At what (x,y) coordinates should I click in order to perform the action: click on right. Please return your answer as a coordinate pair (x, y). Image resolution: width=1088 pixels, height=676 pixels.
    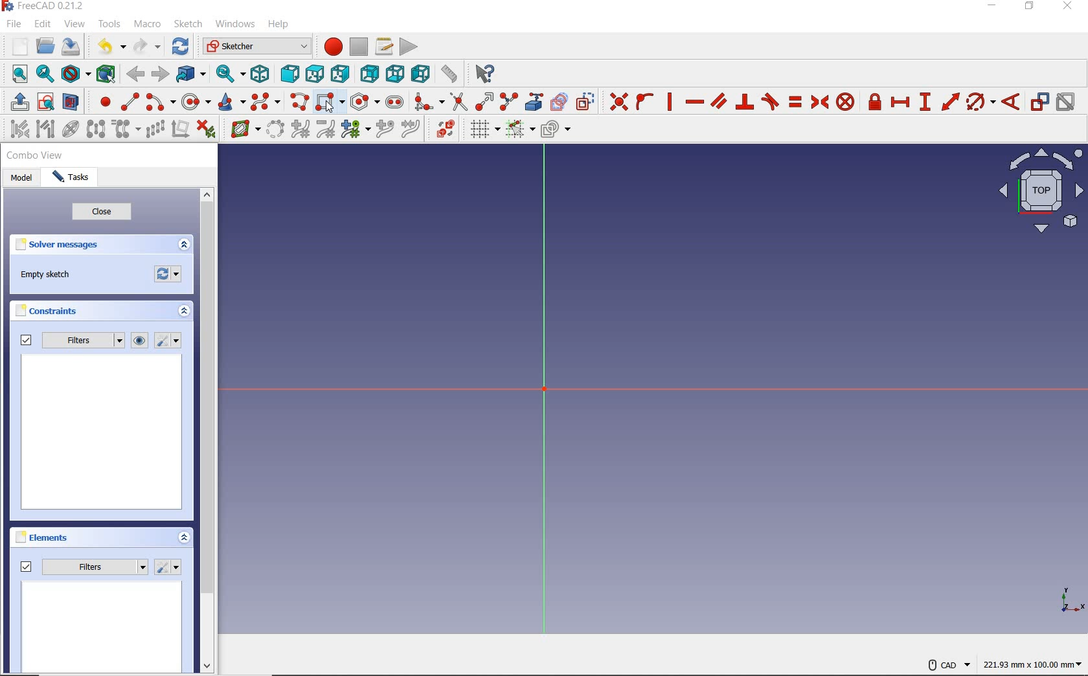
    Looking at the image, I should click on (342, 75).